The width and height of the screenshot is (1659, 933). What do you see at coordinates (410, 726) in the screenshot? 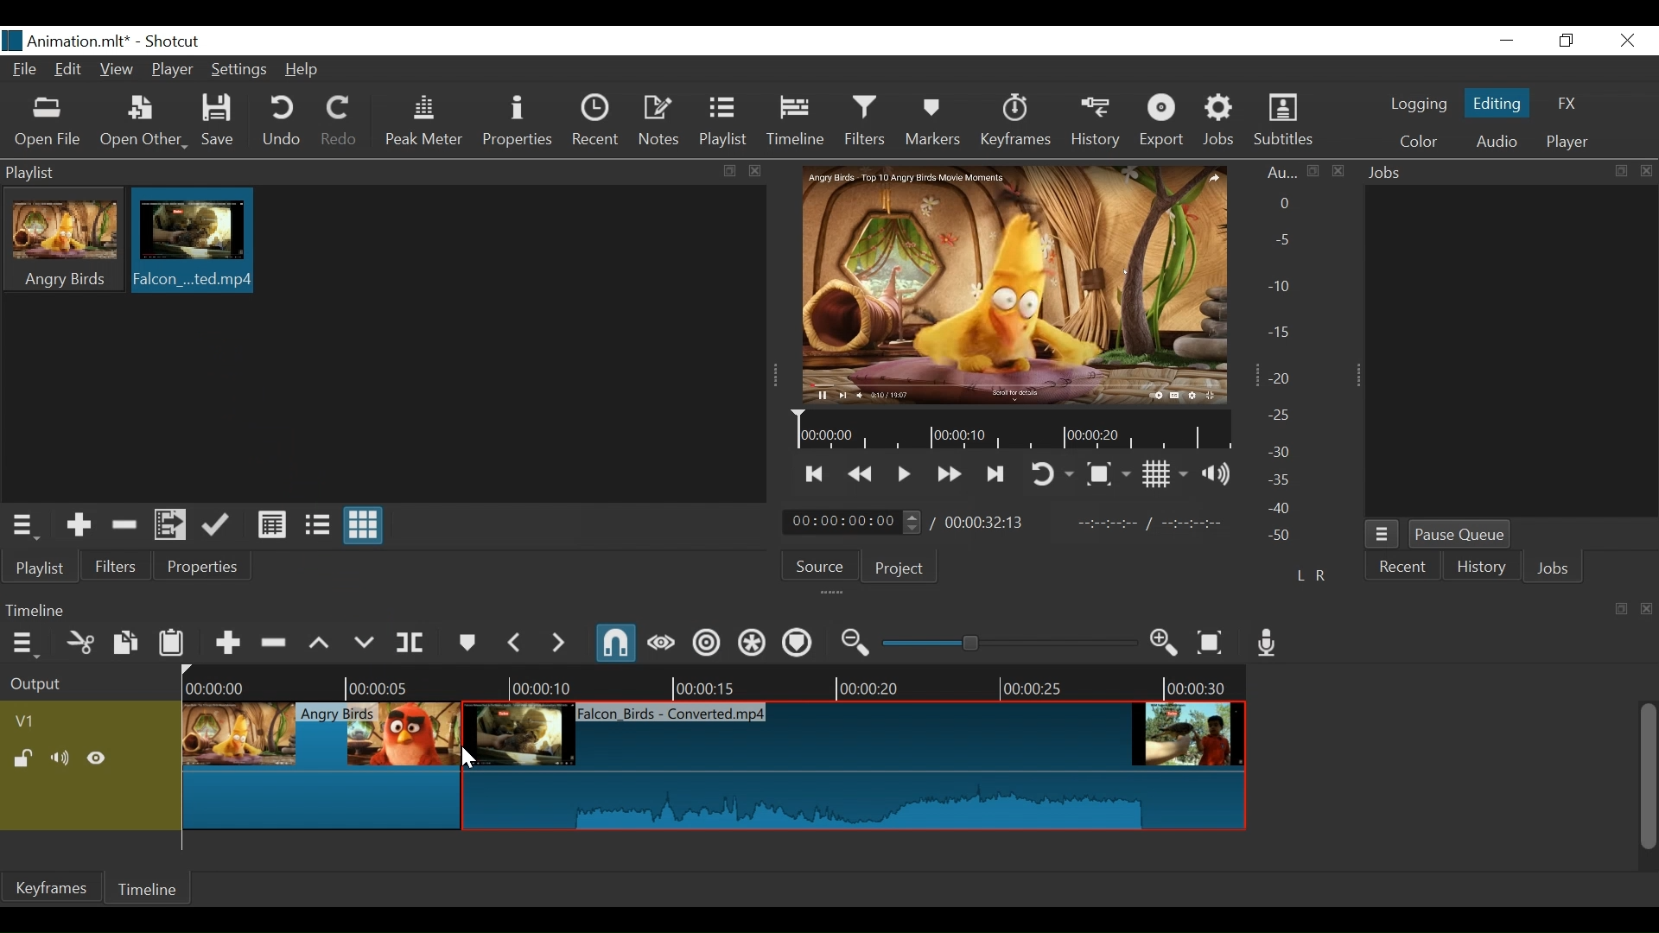
I see `Clip` at bounding box center [410, 726].